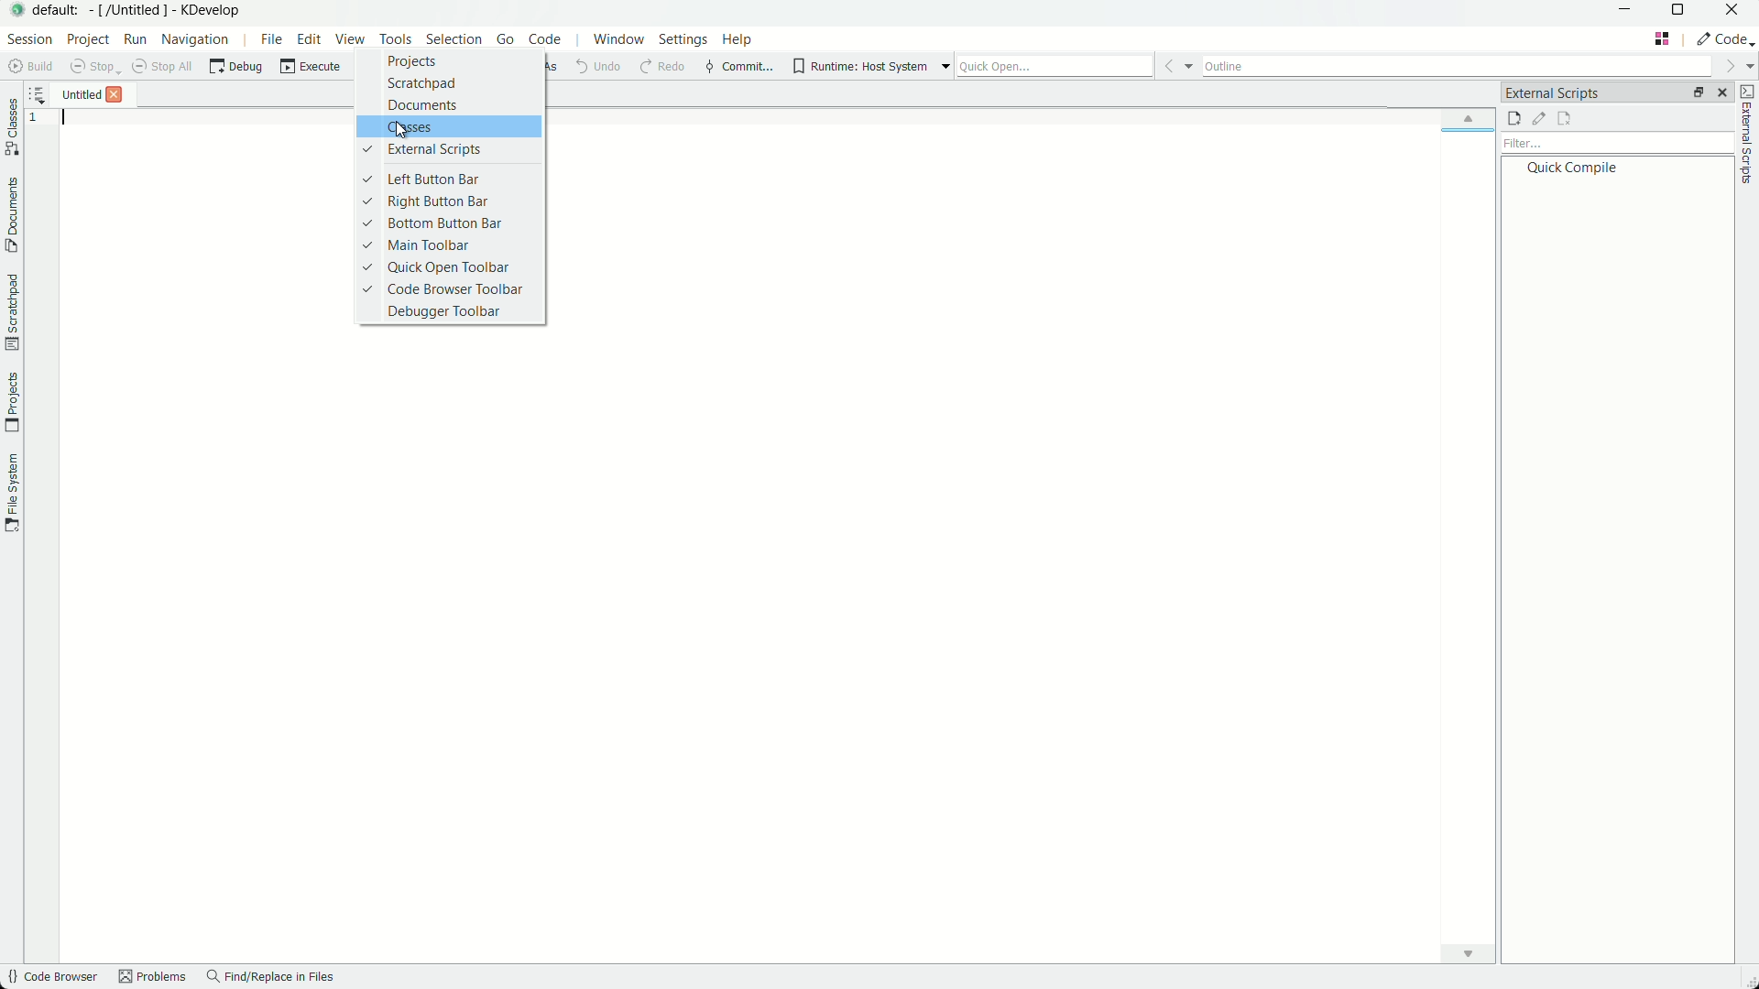  I want to click on left button bar, so click(452, 179).